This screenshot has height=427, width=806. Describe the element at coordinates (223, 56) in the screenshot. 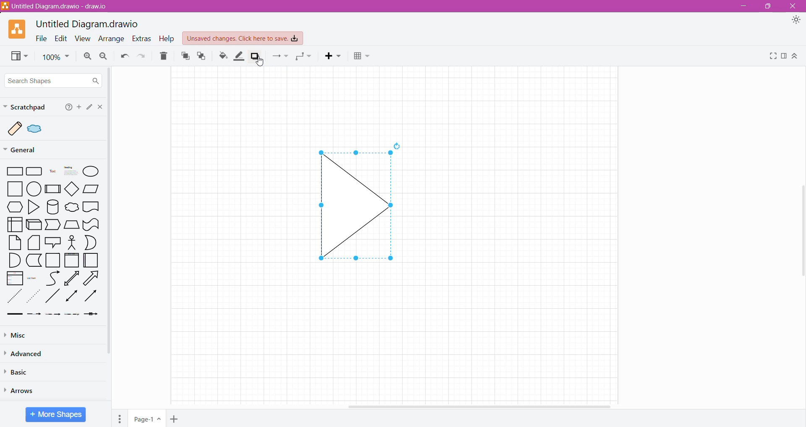

I see `Fill Color` at that location.